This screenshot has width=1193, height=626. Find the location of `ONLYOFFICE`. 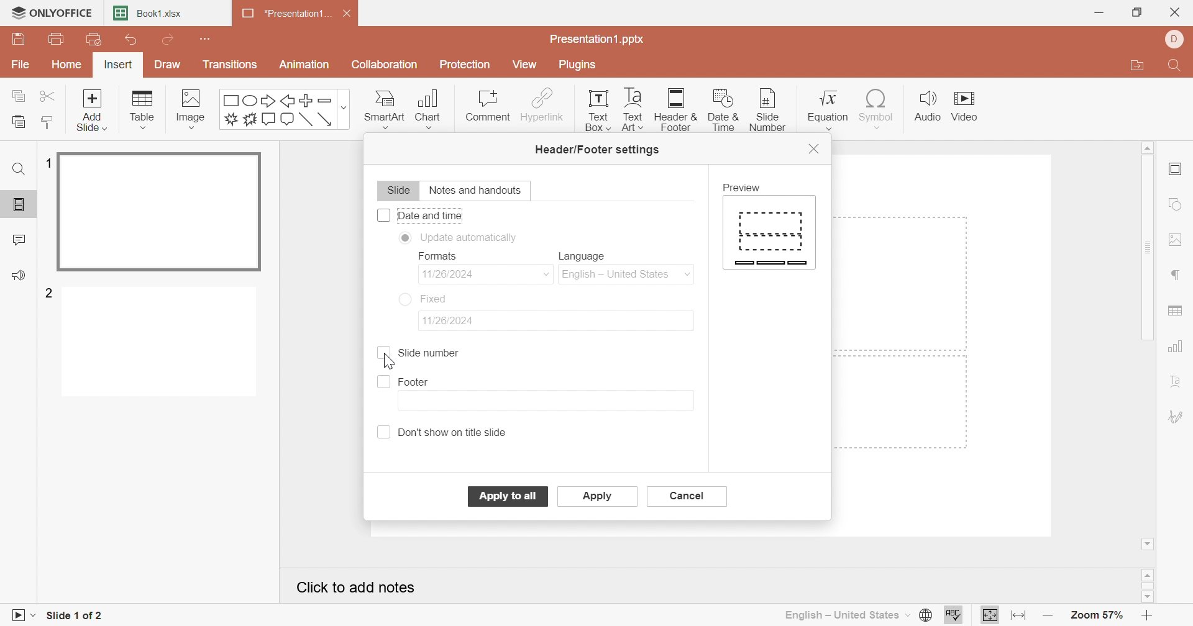

ONLYOFFICE is located at coordinates (51, 11).